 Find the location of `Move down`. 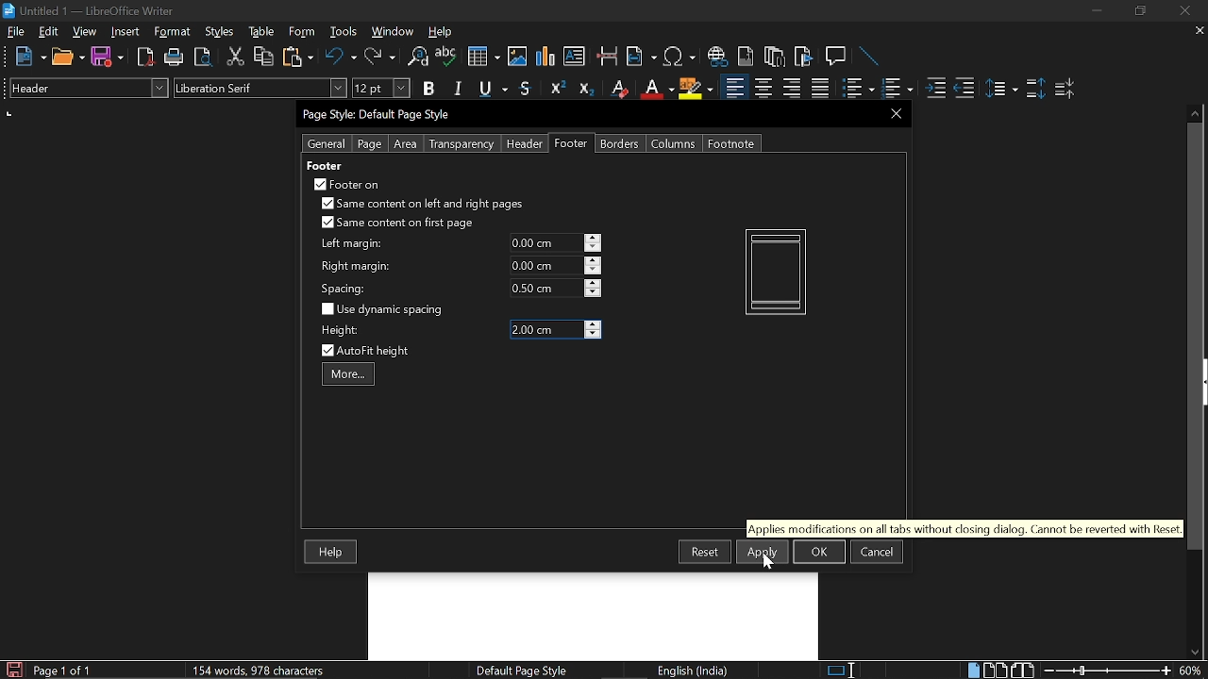

Move down is located at coordinates (1194, 653).